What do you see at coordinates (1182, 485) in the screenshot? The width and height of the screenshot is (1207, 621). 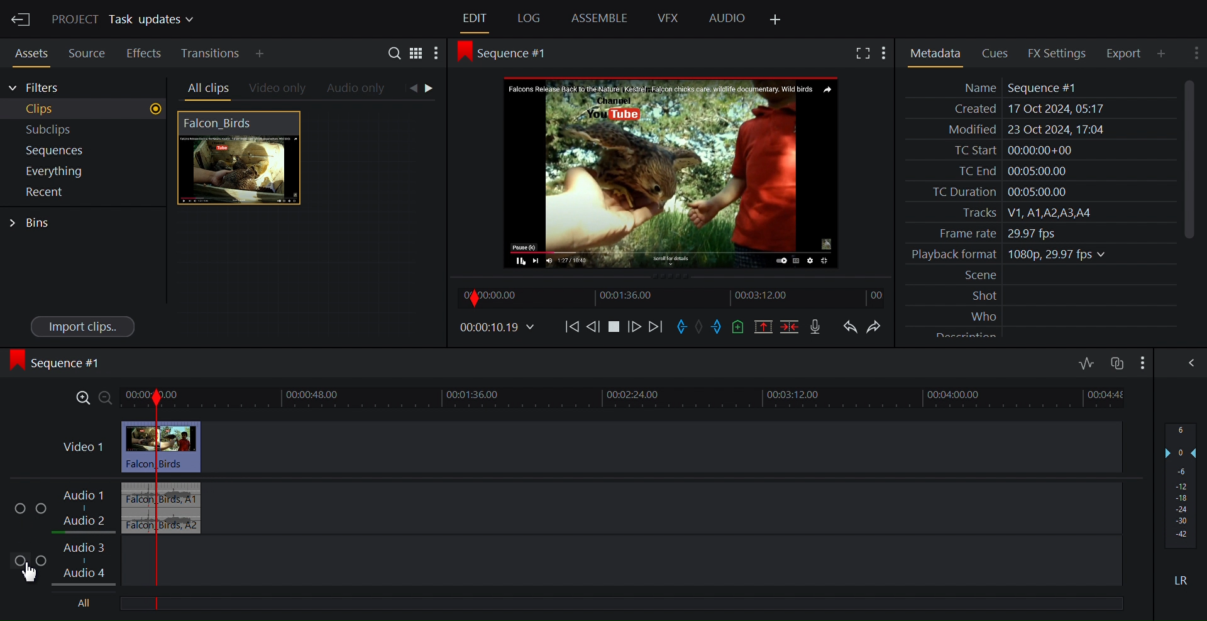 I see `Audio output level dB` at bounding box center [1182, 485].